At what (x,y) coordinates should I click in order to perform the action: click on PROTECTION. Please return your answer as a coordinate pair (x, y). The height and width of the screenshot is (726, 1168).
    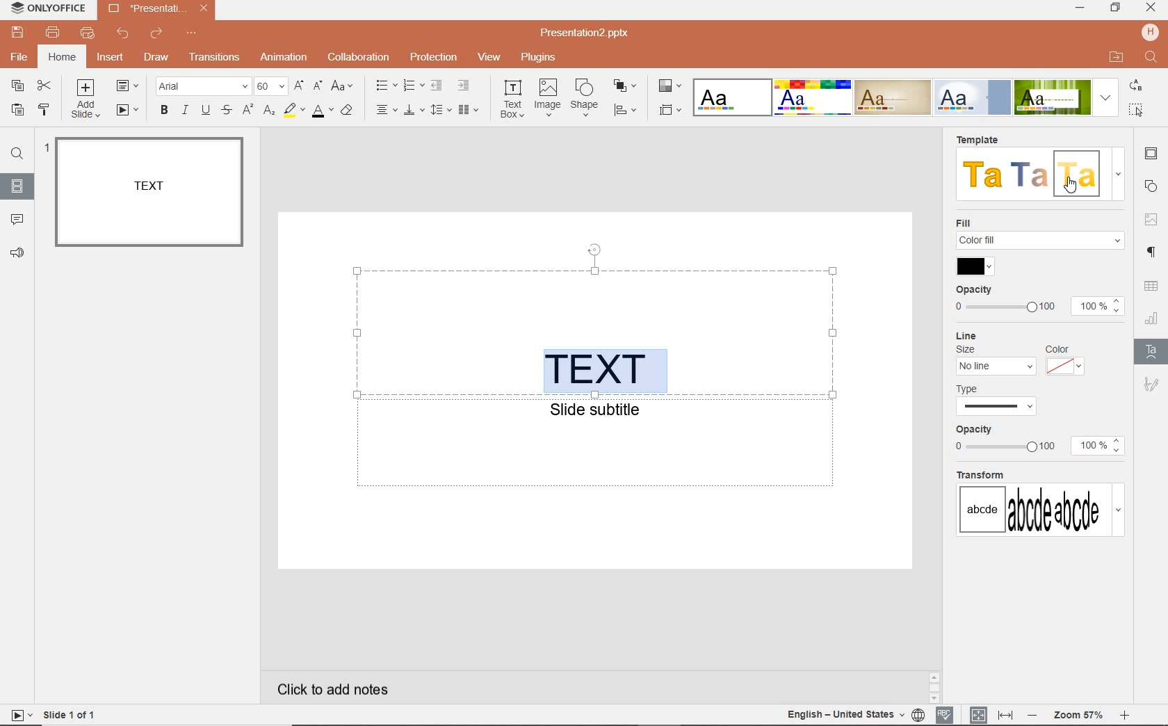
    Looking at the image, I should click on (432, 57).